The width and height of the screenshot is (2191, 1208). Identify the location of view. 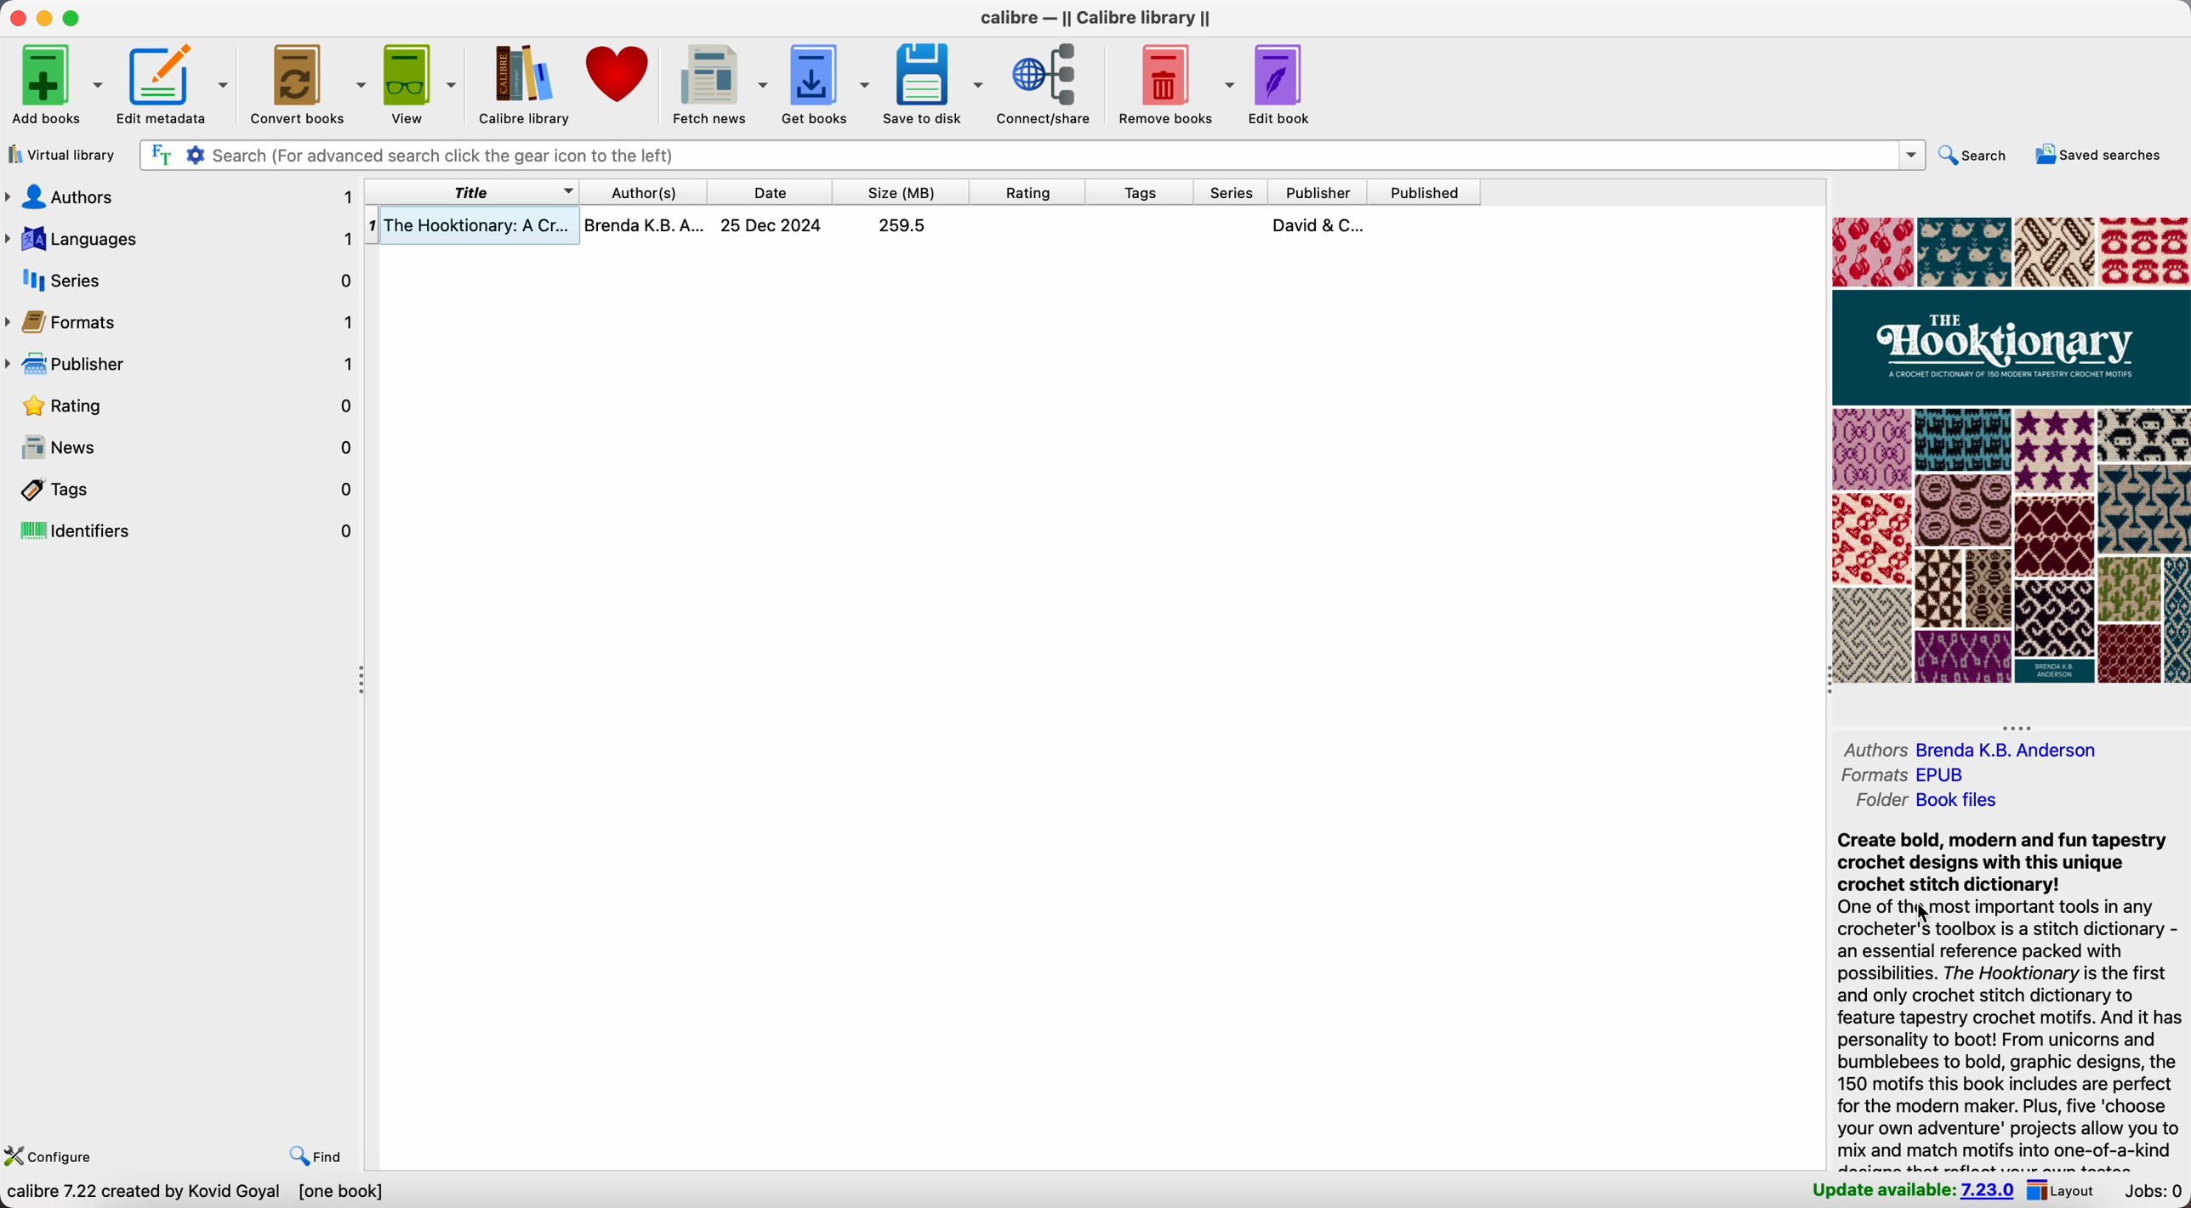
(420, 82).